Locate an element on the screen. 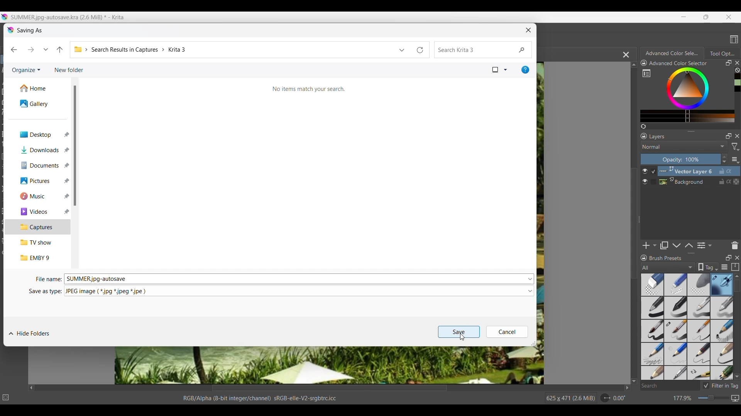  Filter options is located at coordinates (735, 147).